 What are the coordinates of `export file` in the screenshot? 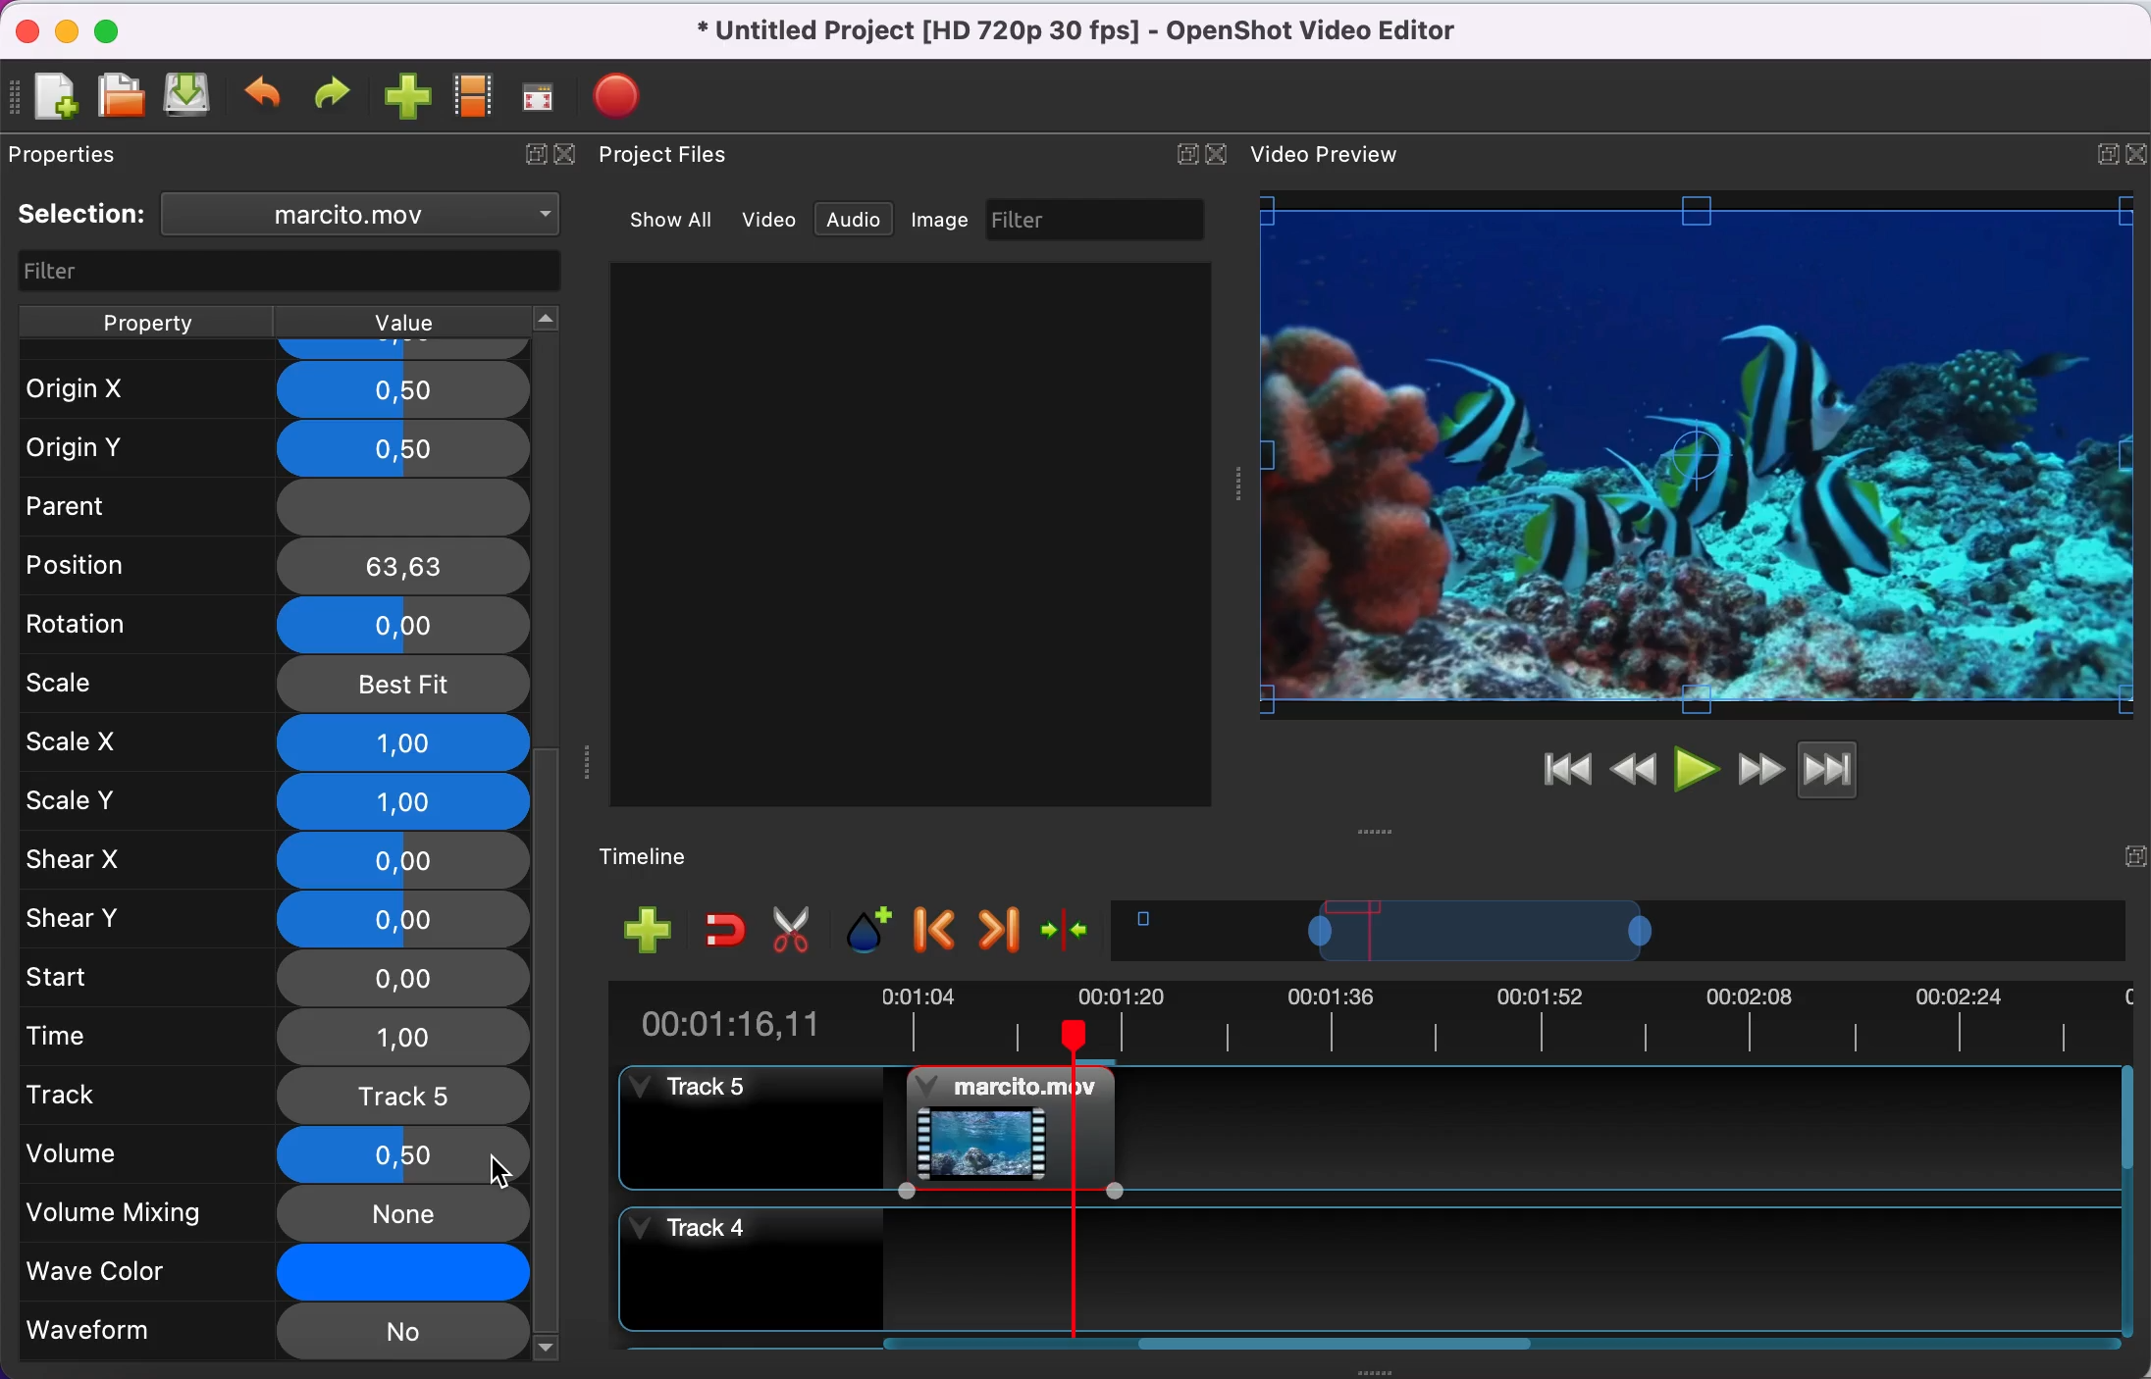 It's located at (622, 90).